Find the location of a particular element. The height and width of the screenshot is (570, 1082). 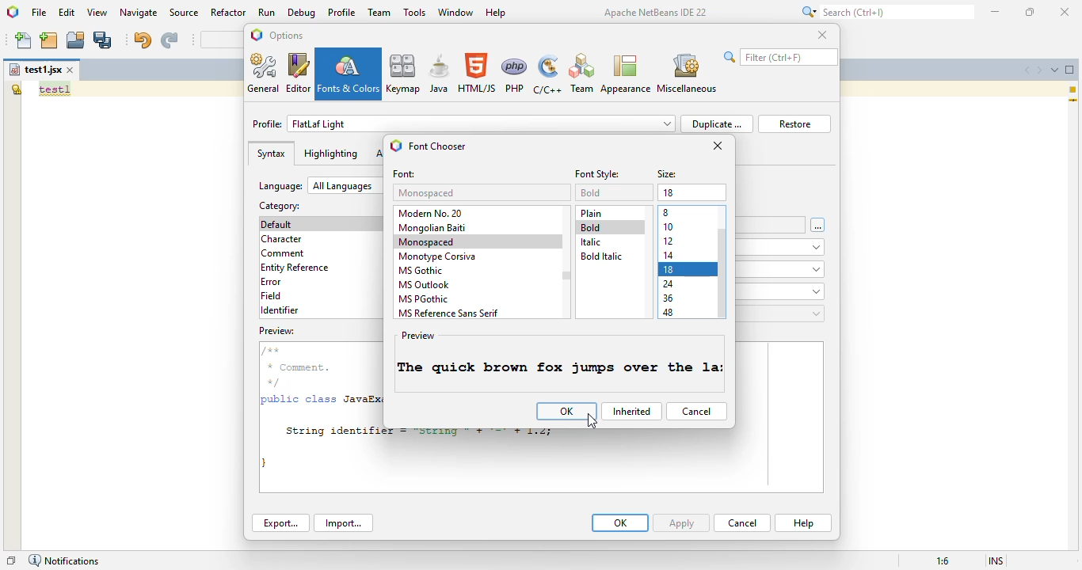

PHP is located at coordinates (516, 74).